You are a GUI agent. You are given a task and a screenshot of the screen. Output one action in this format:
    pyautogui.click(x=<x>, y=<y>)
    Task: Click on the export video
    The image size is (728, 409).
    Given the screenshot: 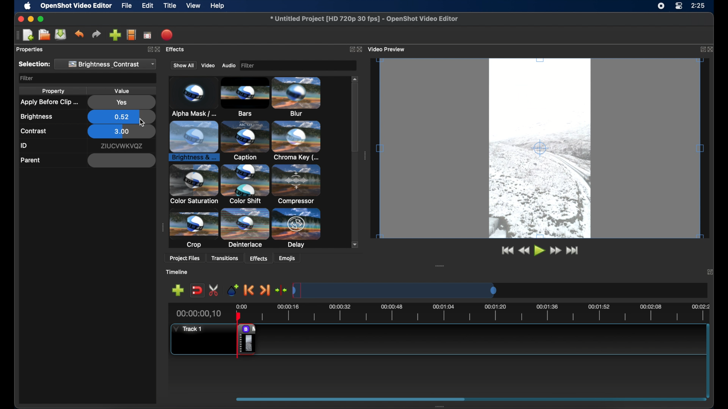 What is the action you would take?
    pyautogui.click(x=167, y=34)
    